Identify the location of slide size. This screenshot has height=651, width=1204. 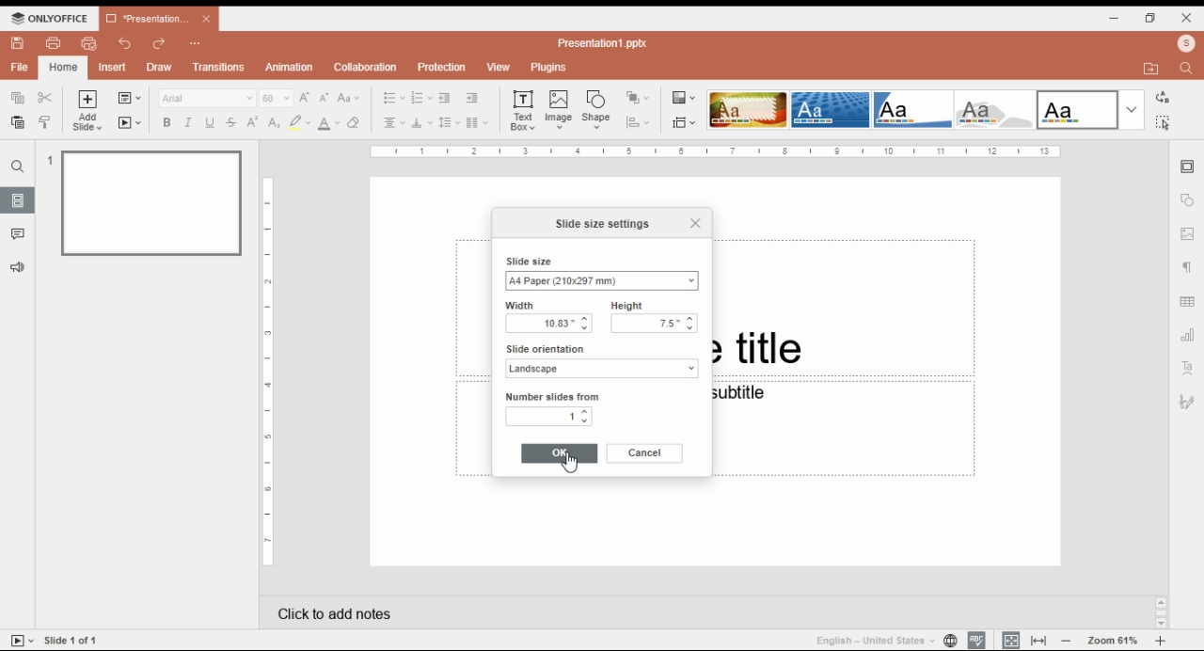
(527, 262).